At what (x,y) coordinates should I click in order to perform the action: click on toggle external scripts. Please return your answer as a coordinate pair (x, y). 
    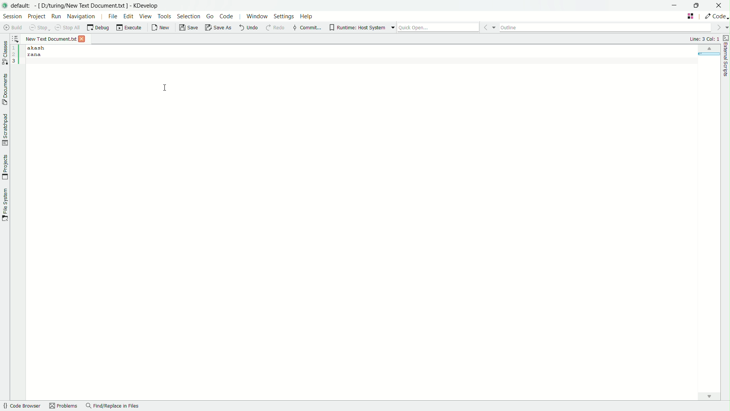
    Looking at the image, I should click on (725, 38).